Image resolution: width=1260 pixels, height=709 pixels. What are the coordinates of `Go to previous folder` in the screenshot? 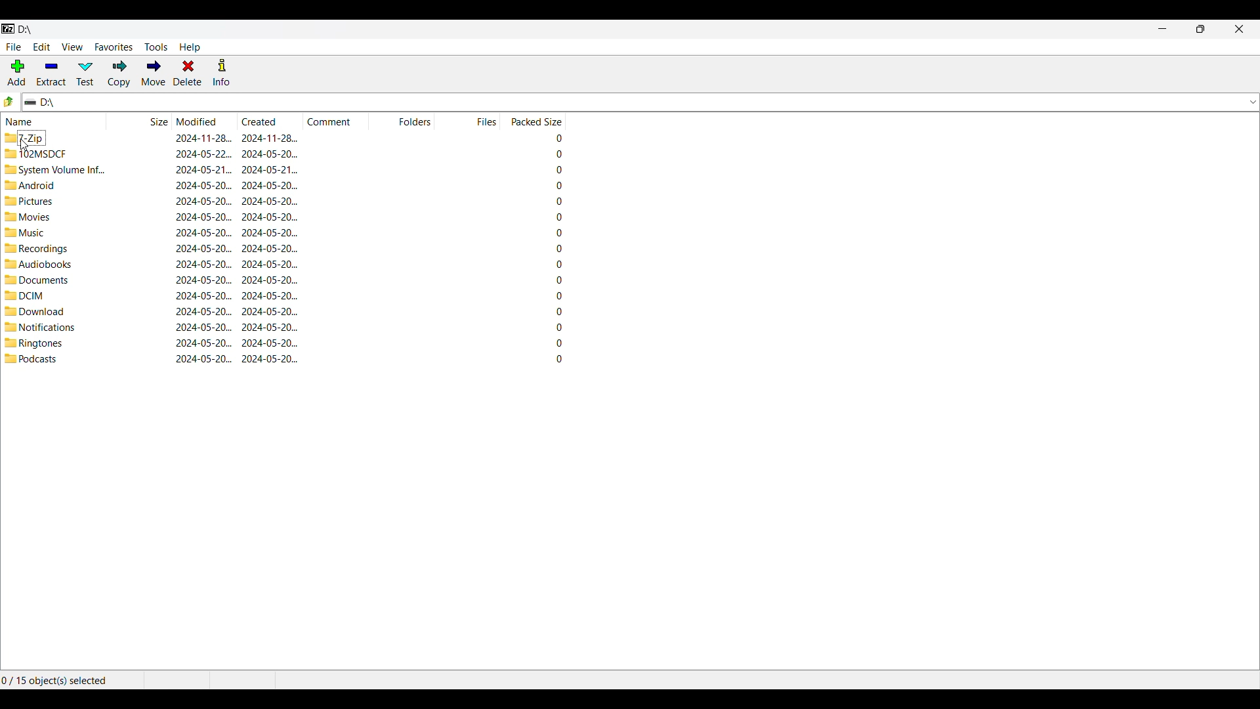 It's located at (9, 102).